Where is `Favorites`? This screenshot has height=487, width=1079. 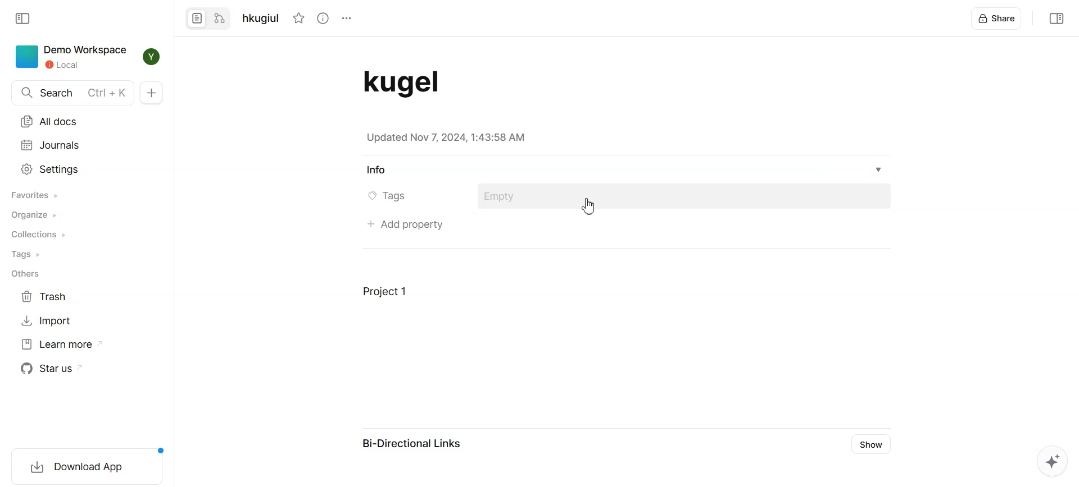 Favorites is located at coordinates (34, 195).